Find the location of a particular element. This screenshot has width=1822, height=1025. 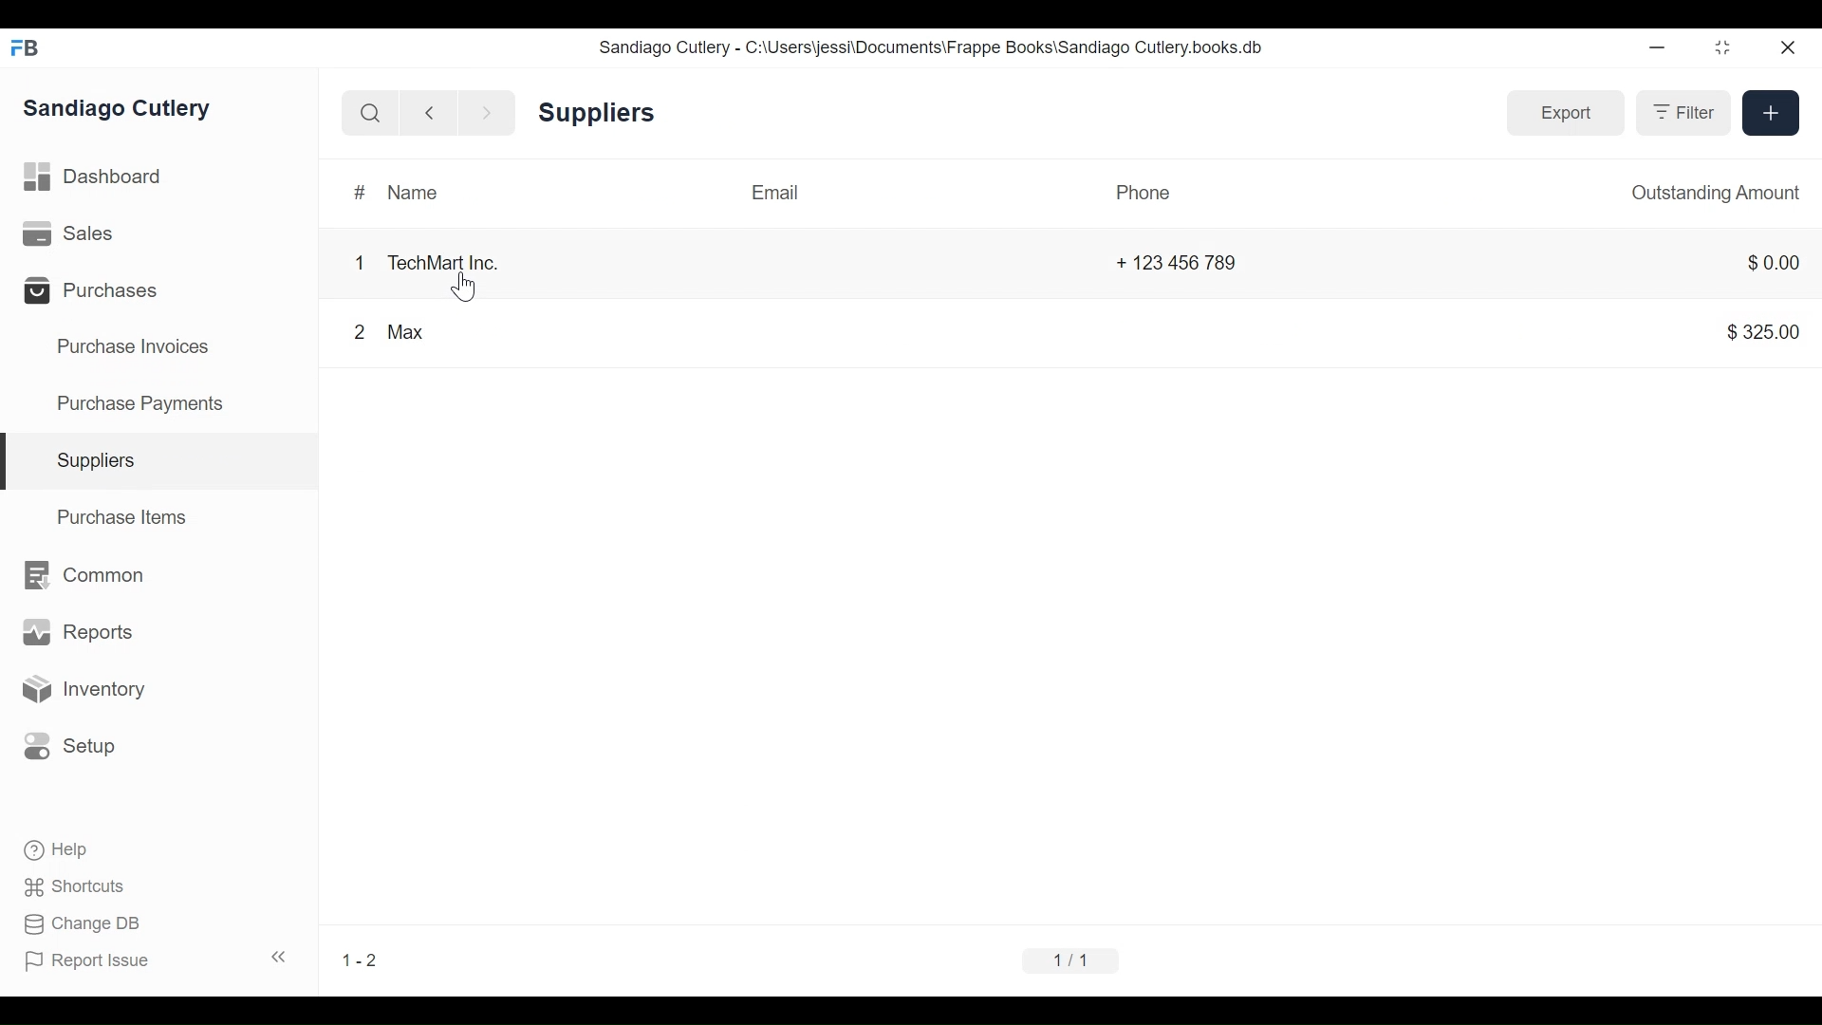

1/1 is located at coordinates (1066, 959).